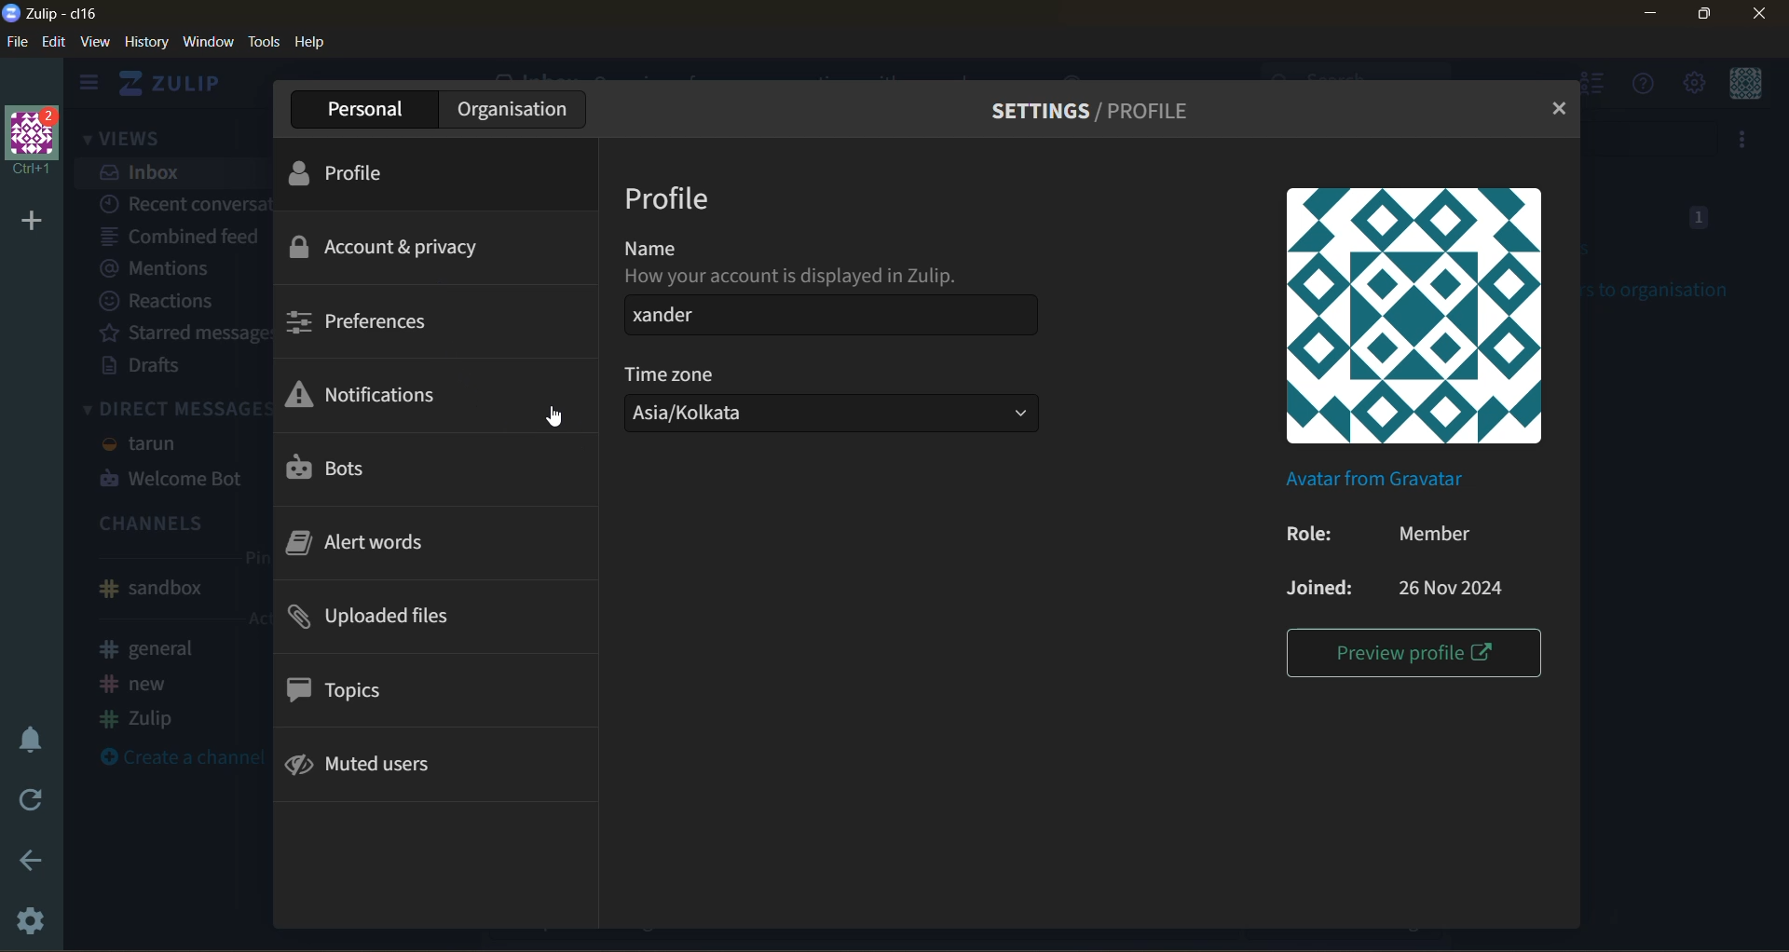 The height and width of the screenshot is (952, 1789). Describe the element at coordinates (1412, 590) in the screenshot. I see `joined` at that location.